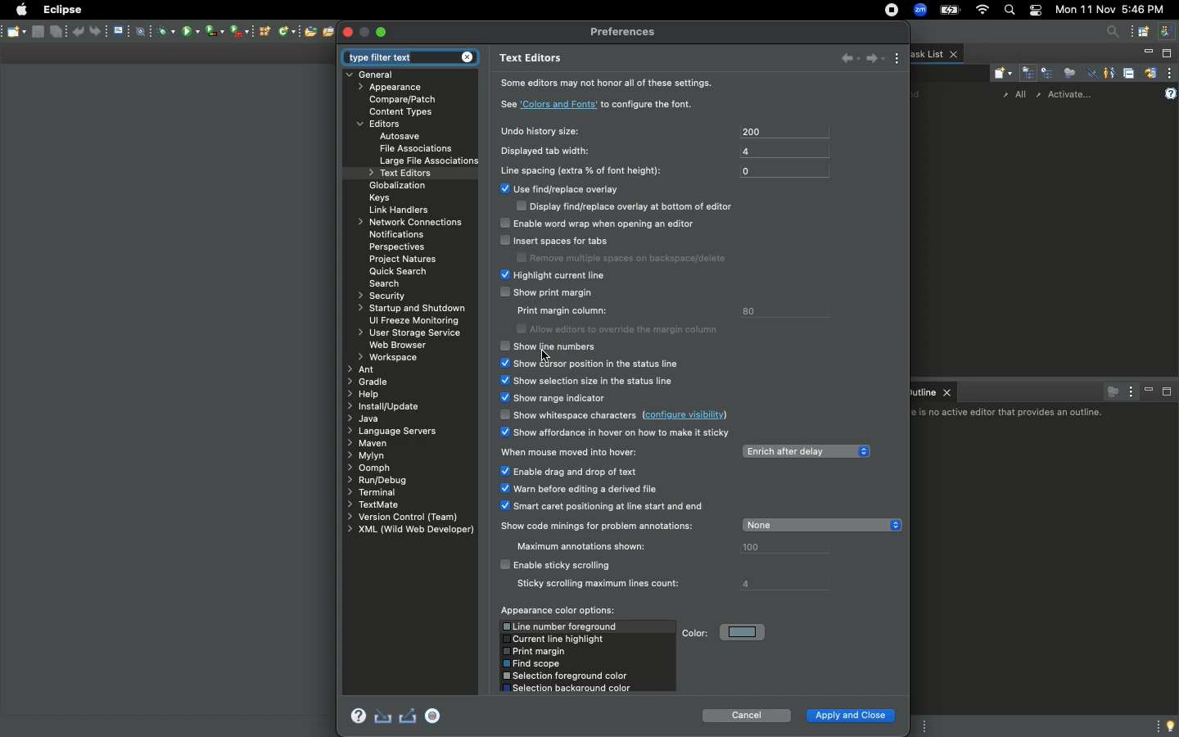  What do you see at coordinates (550, 347) in the screenshot?
I see `Show line numbers` at bounding box center [550, 347].